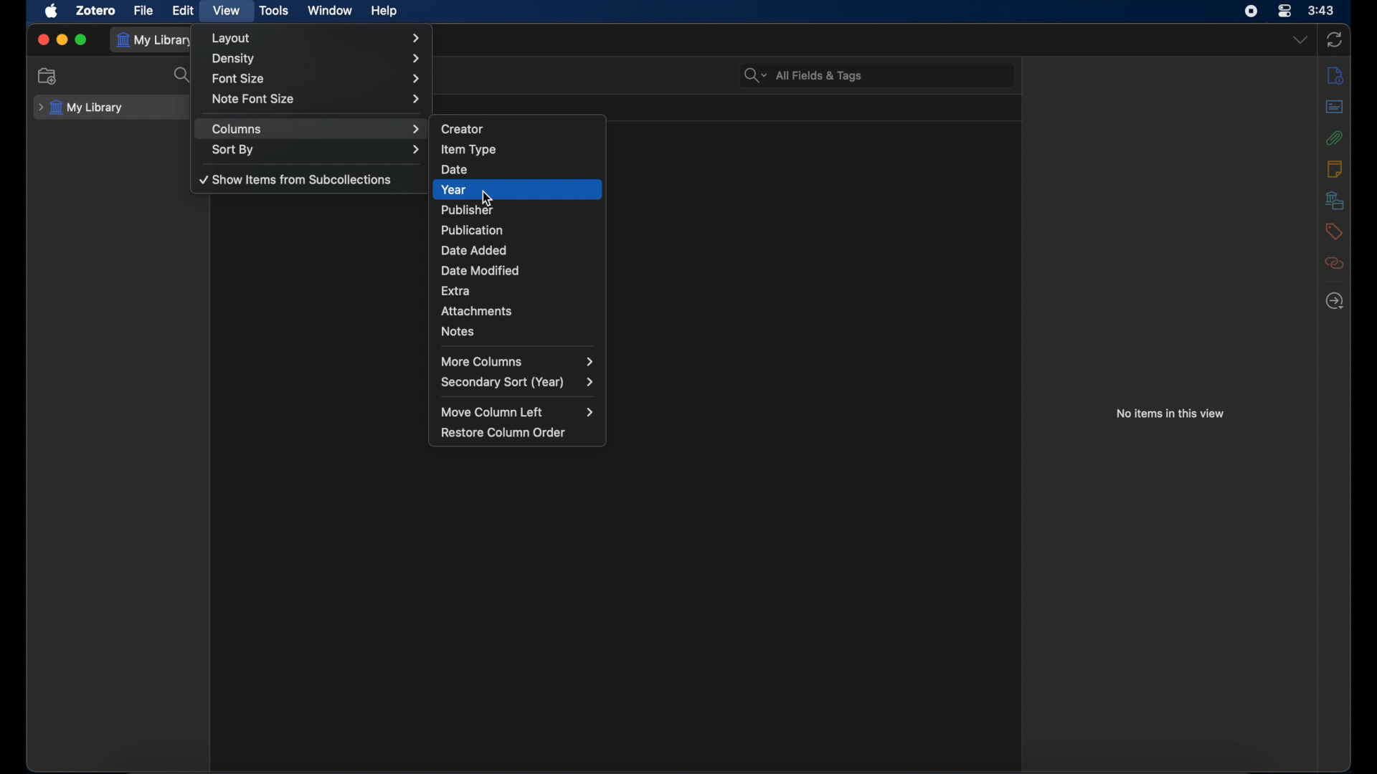 The width and height of the screenshot is (1377, 774). Describe the element at coordinates (804, 76) in the screenshot. I see `search bar` at that location.